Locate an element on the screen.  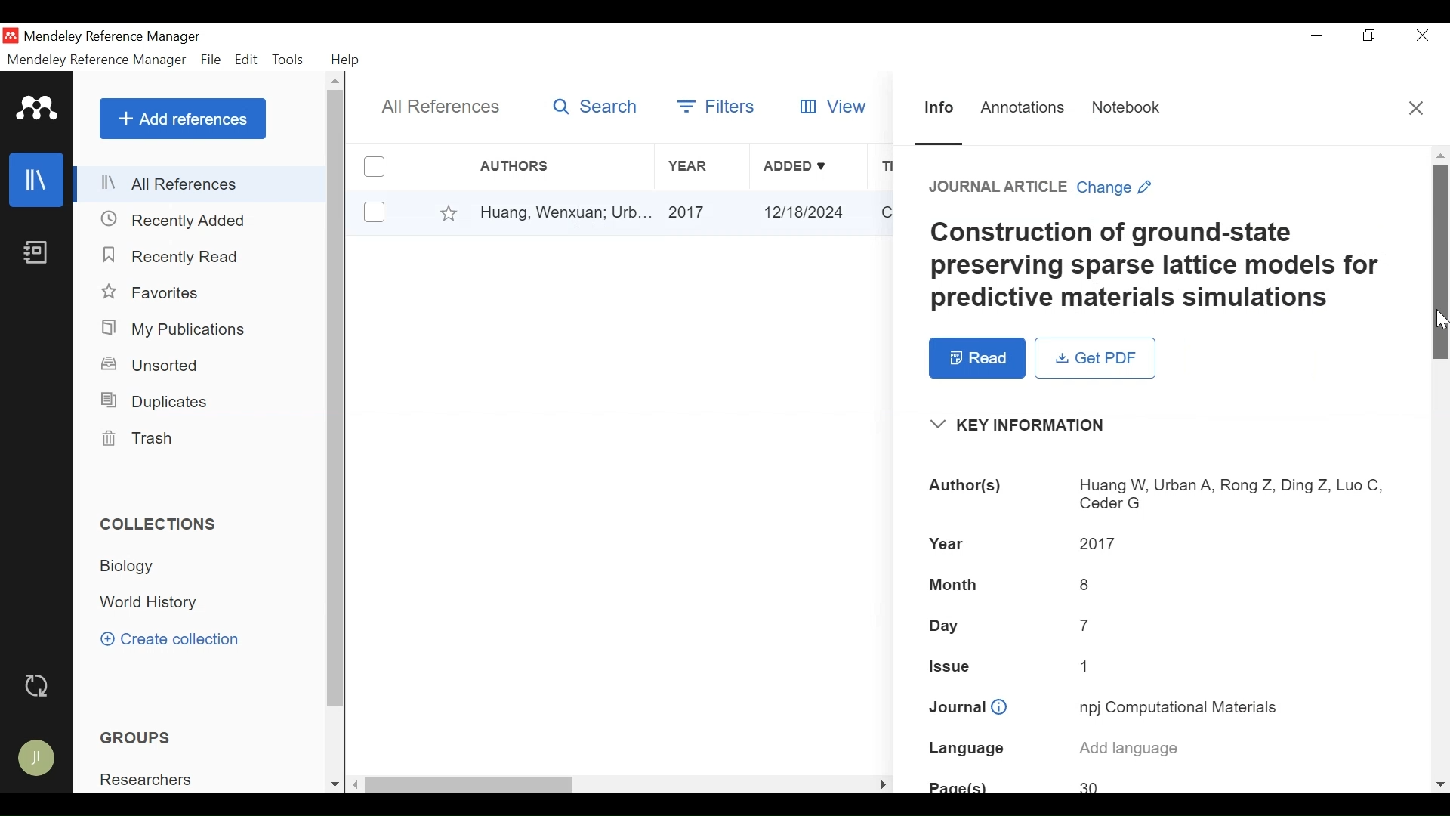
Huang W, Urban A, Rong Z, Ding Z, Luo C, Ceder G is located at coordinates (1232, 493).